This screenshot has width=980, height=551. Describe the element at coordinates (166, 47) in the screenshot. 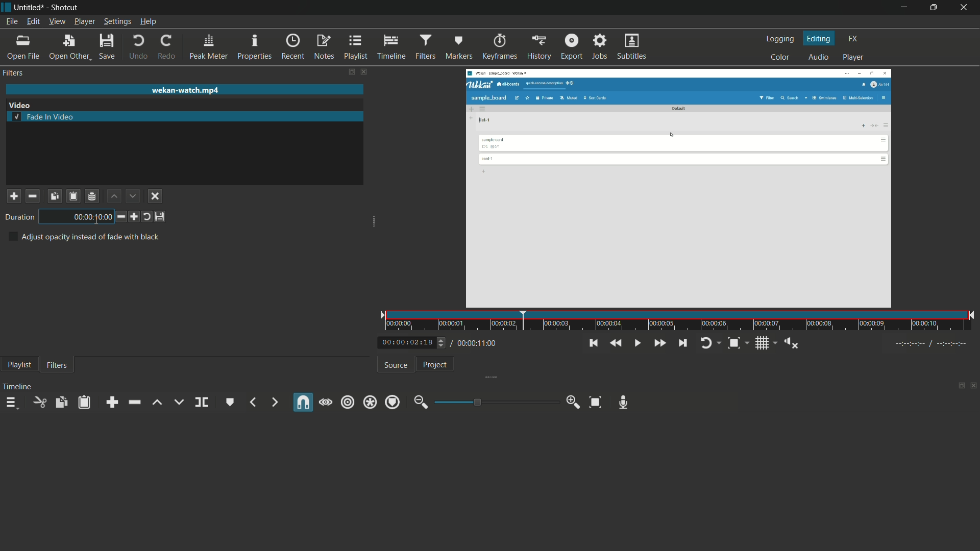

I see `redo` at that location.